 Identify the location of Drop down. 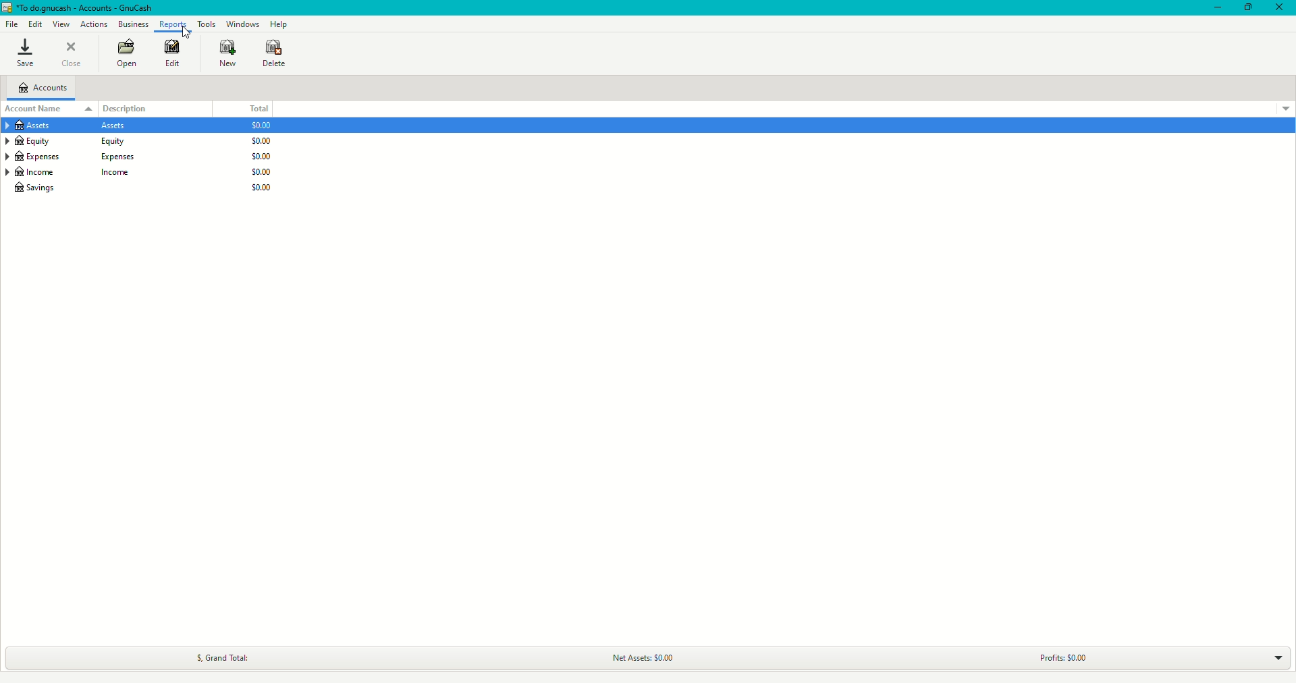
(1281, 659).